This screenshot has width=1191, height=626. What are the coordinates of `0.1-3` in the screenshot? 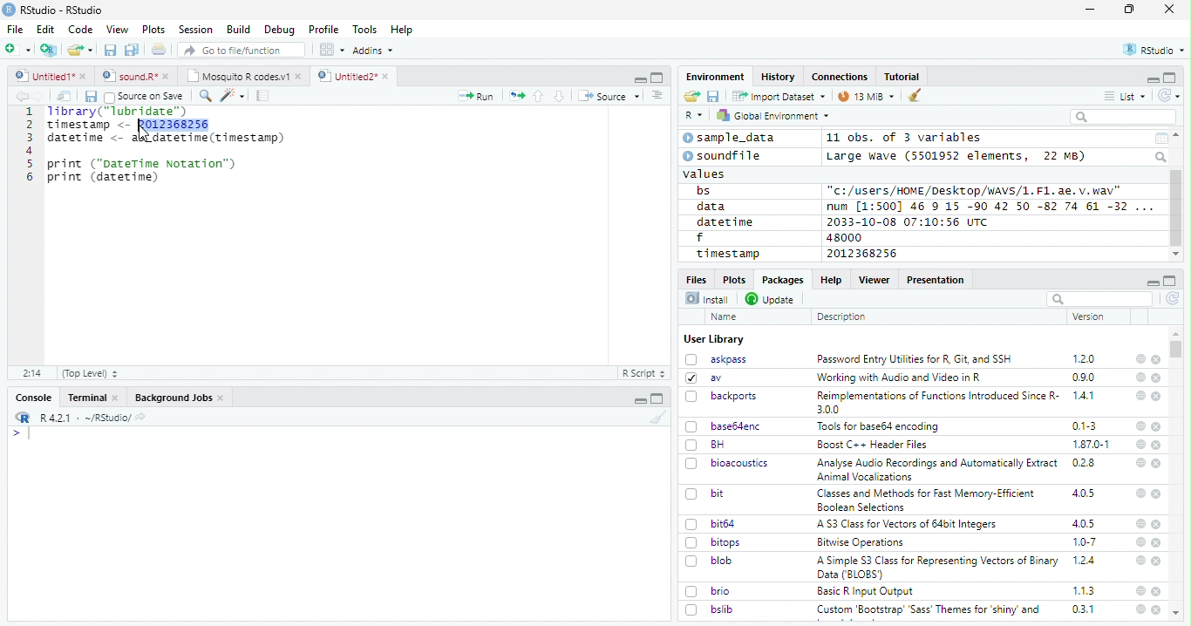 It's located at (1087, 425).